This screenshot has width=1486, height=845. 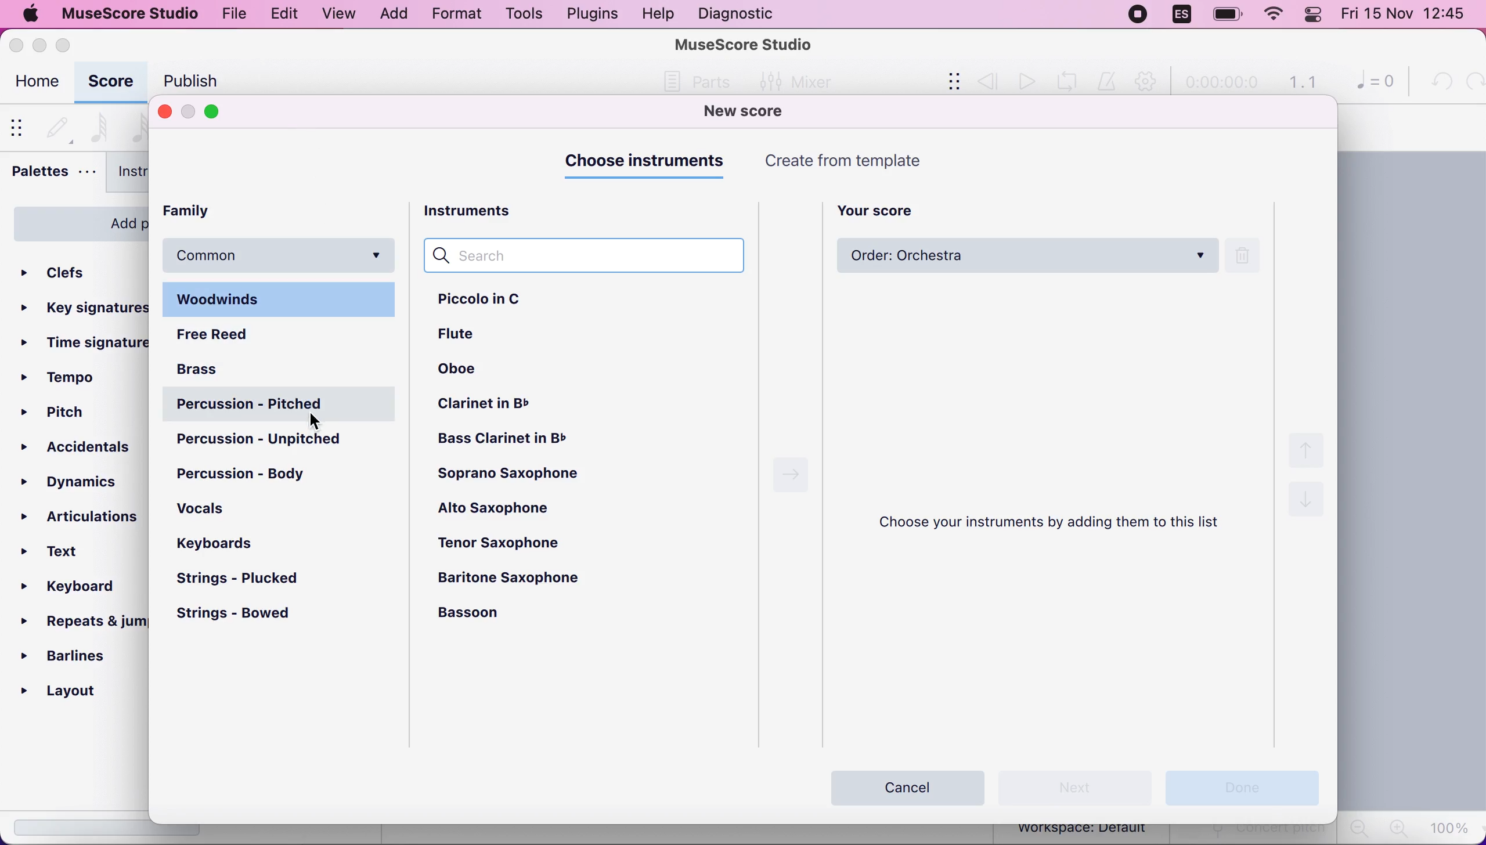 What do you see at coordinates (946, 82) in the screenshot?
I see `show/hide` at bounding box center [946, 82].